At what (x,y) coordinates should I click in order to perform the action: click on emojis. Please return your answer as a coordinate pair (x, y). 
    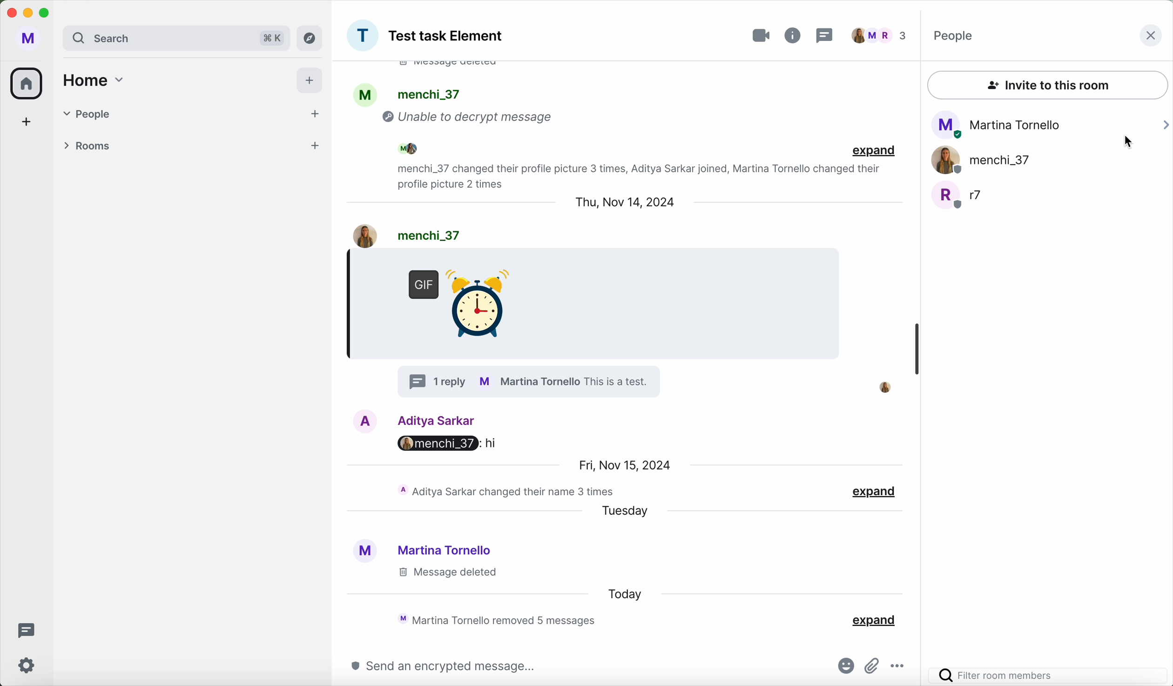
    Looking at the image, I should click on (843, 667).